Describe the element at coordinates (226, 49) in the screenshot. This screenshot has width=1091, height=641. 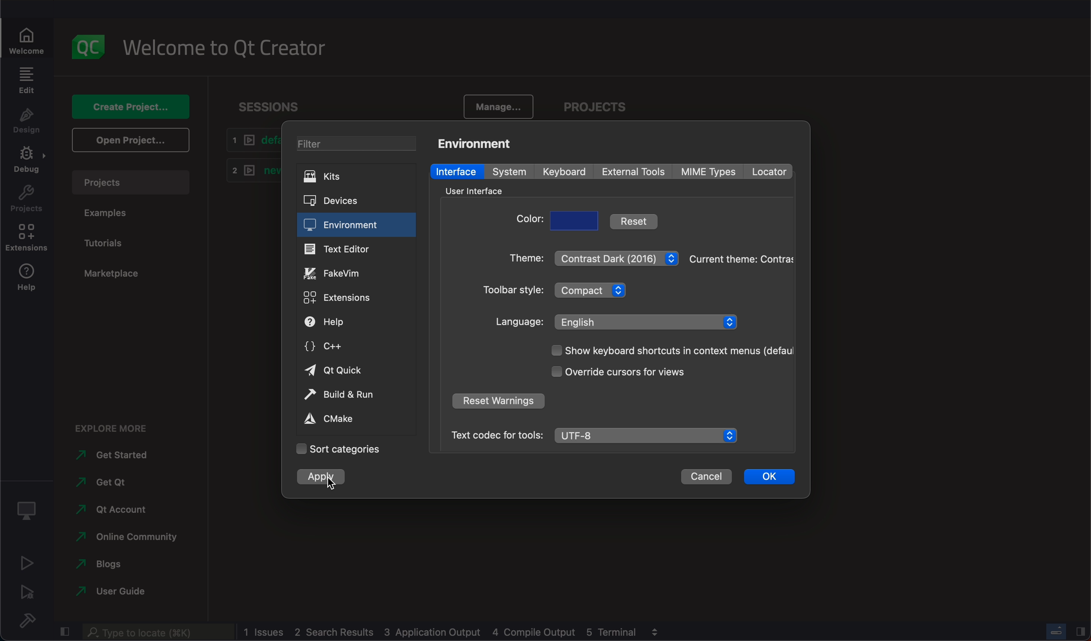
I see `welcome` at that location.